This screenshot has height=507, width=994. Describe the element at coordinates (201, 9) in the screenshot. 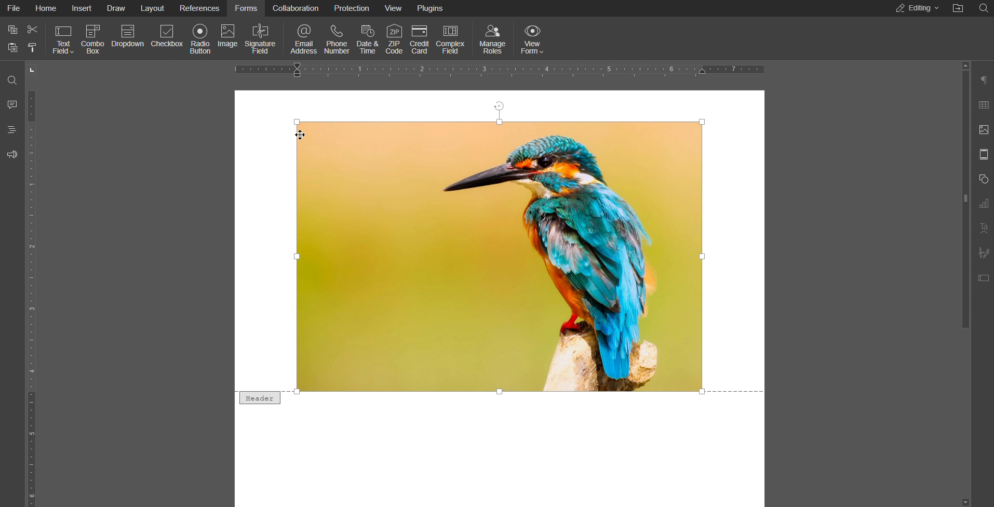

I see `References` at that location.